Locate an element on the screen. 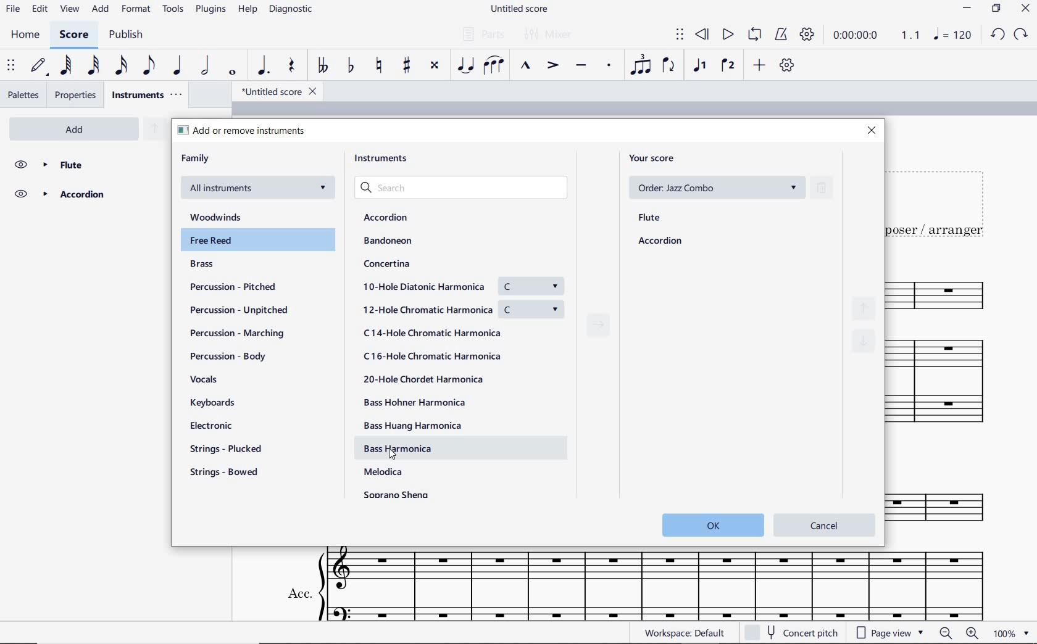 The image size is (1037, 644). playback settings is located at coordinates (806, 35).